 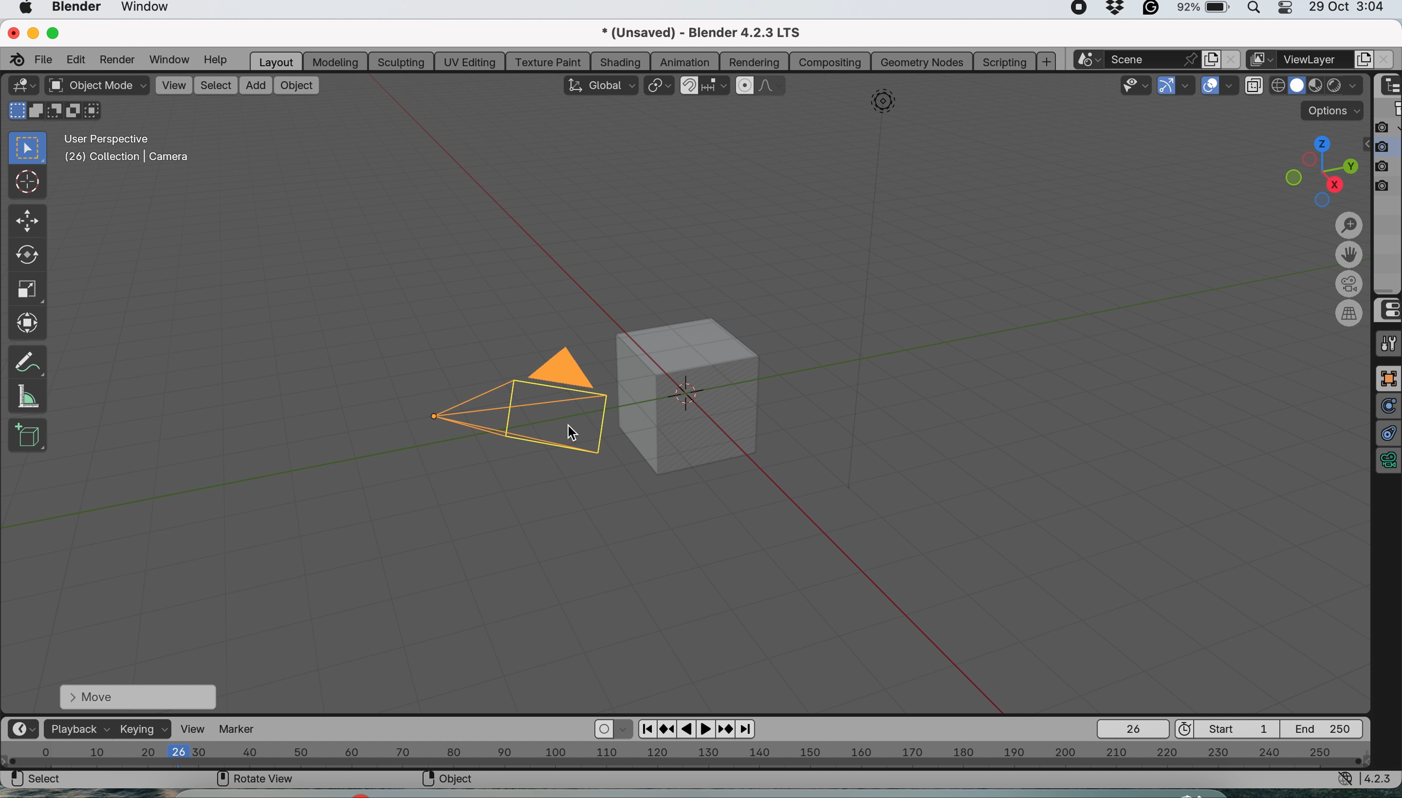 What do you see at coordinates (77, 8) in the screenshot?
I see `blender` at bounding box center [77, 8].